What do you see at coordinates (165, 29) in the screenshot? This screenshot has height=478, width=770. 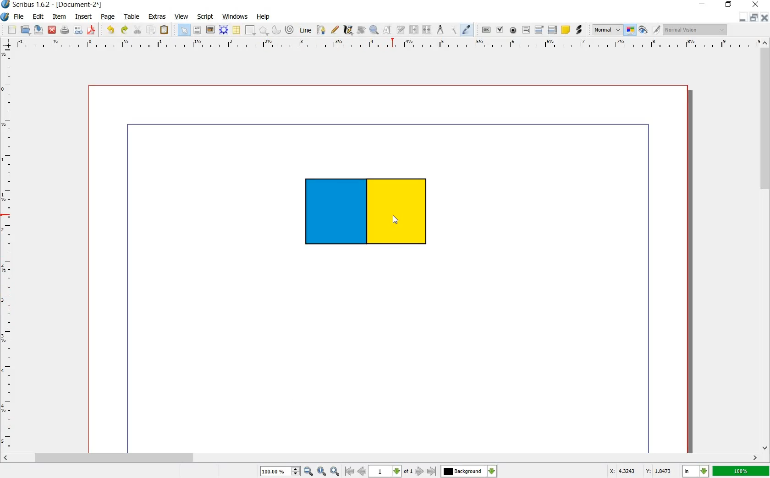 I see `paste` at bounding box center [165, 29].